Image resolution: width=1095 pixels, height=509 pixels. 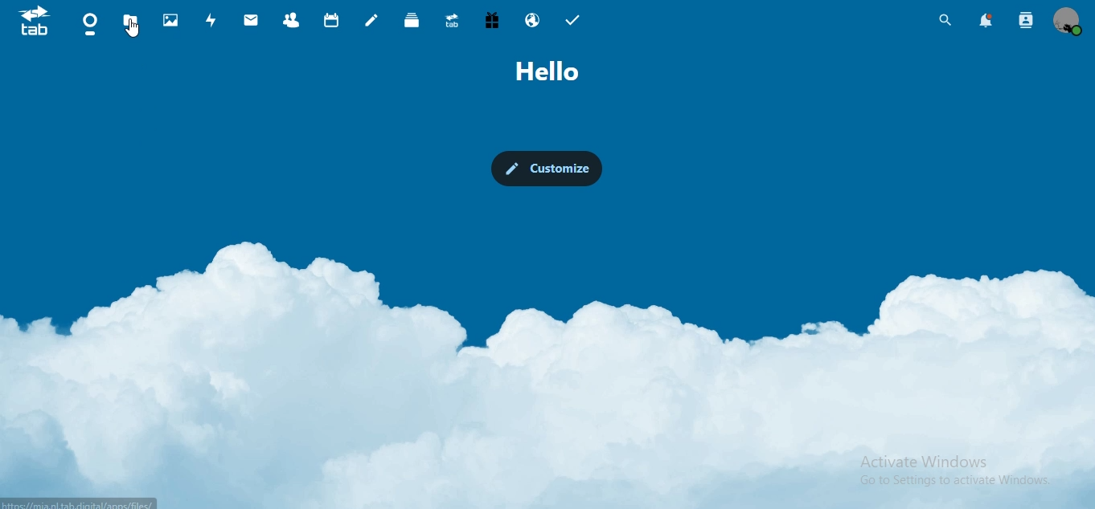 I want to click on icon, so click(x=34, y=21).